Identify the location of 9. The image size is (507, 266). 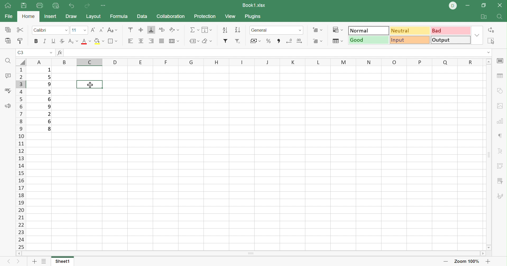
(47, 107).